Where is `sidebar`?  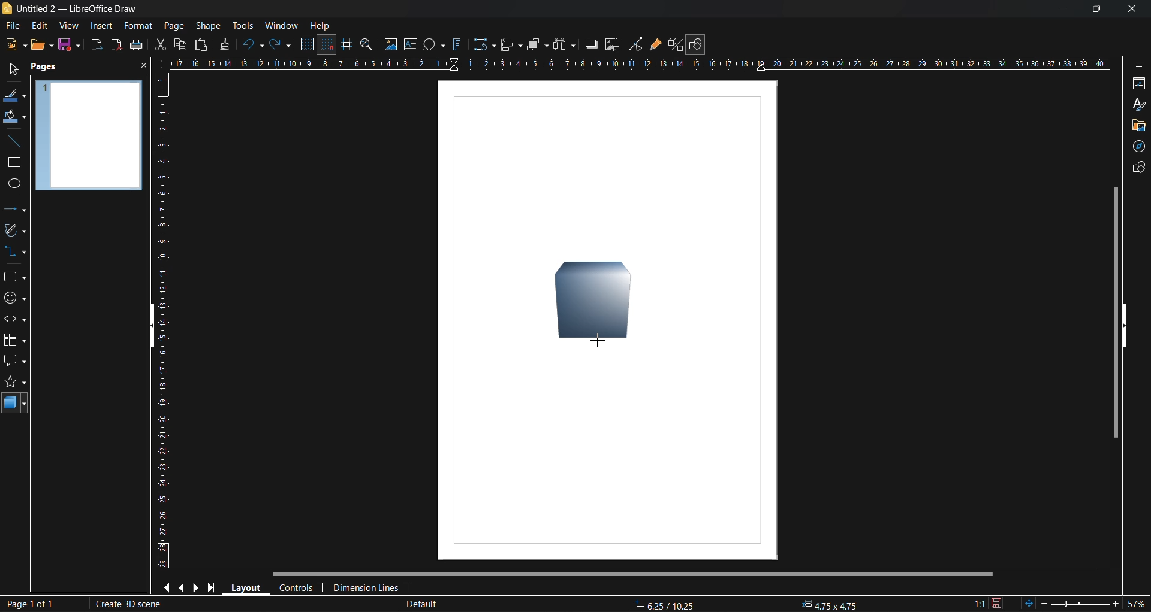 sidebar is located at coordinates (1137, 63).